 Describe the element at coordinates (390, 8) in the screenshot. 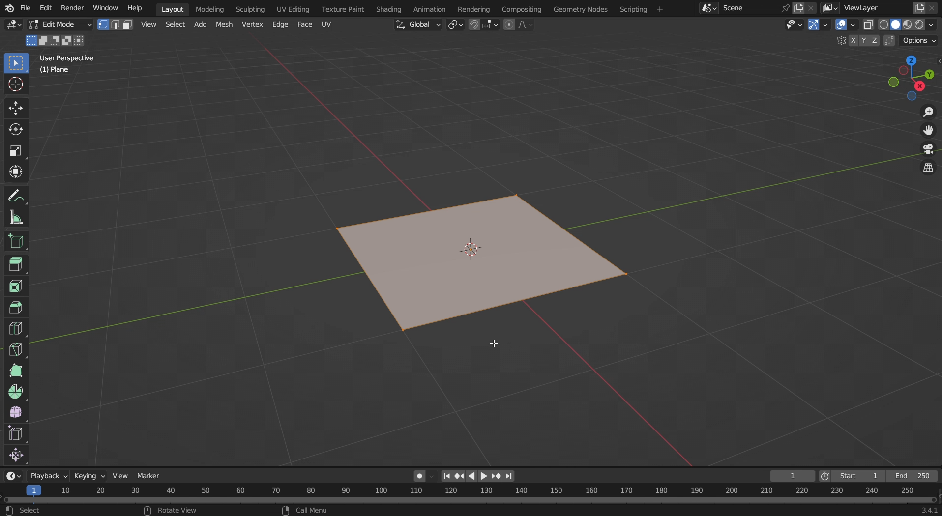

I see `Shading` at that location.